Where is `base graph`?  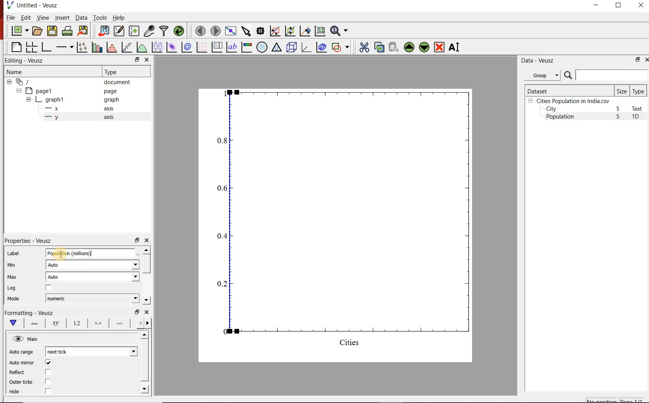
base graph is located at coordinates (46, 47).